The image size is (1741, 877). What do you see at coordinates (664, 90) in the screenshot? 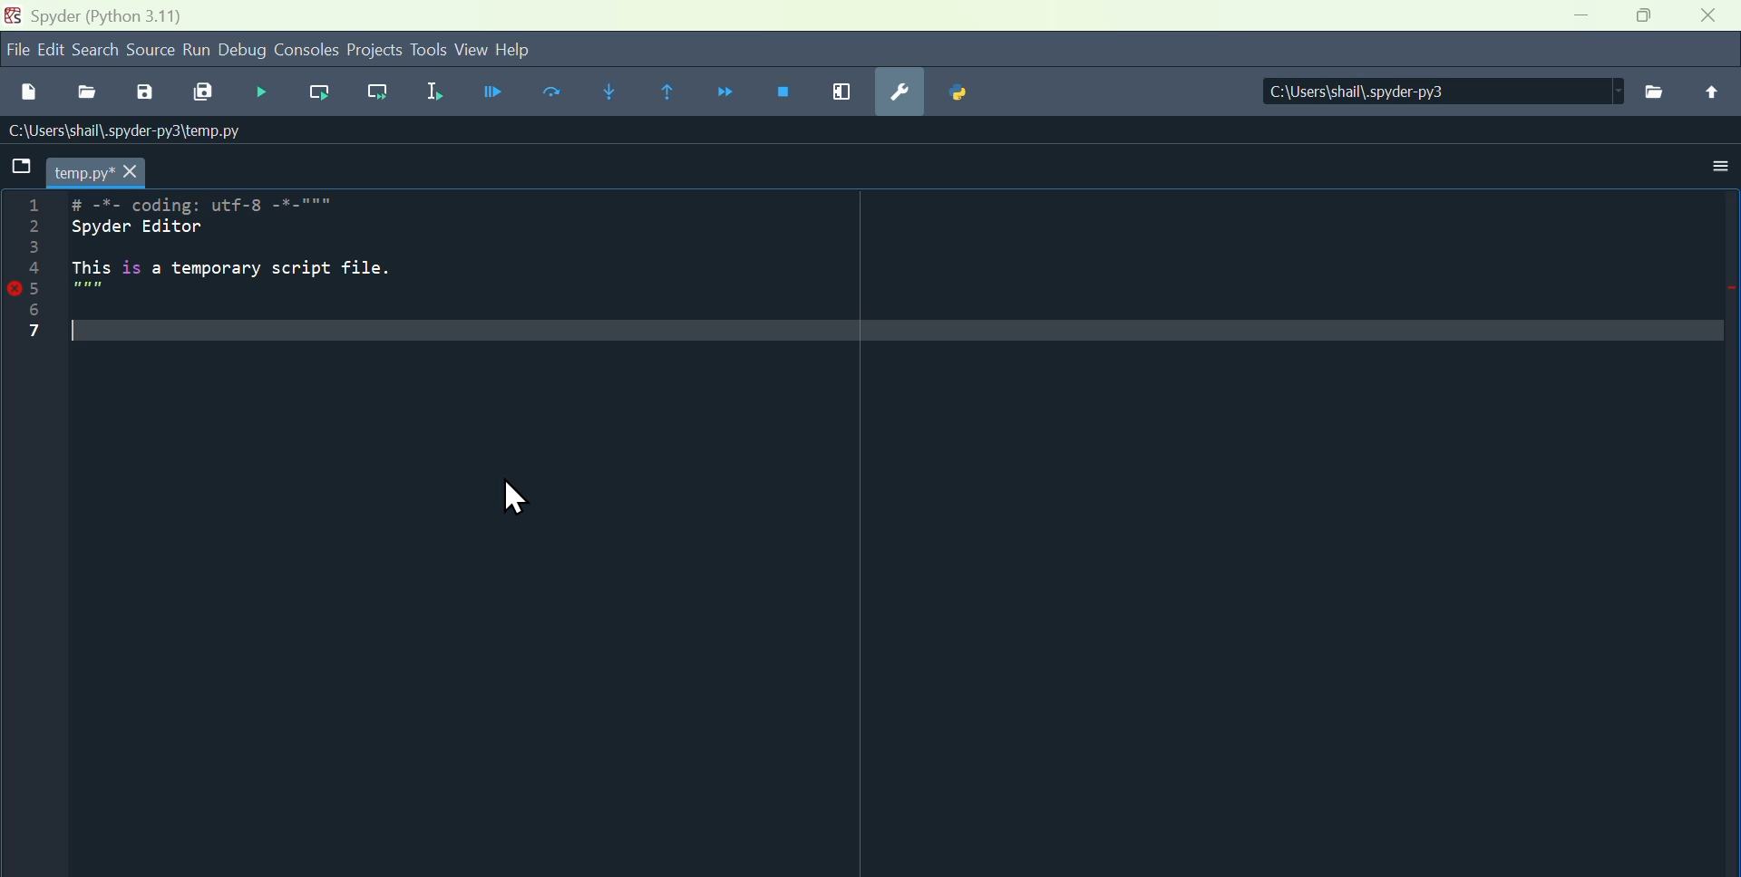
I see `Execute until same function returns` at bounding box center [664, 90].